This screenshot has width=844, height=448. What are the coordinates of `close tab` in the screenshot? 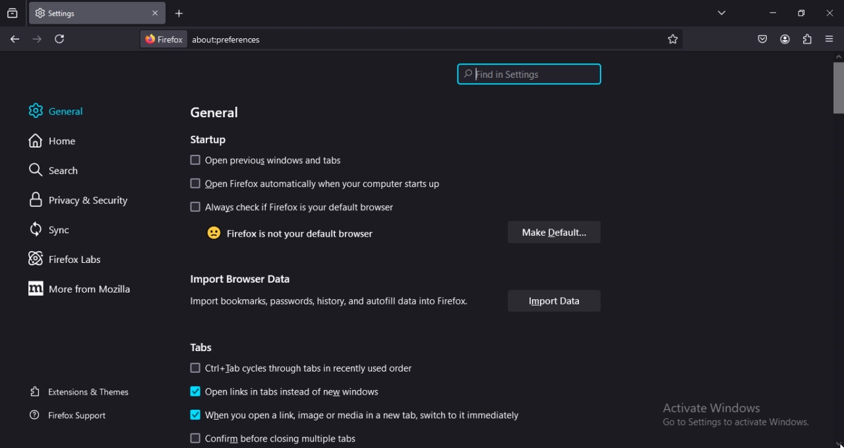 It's located at (153, 13).